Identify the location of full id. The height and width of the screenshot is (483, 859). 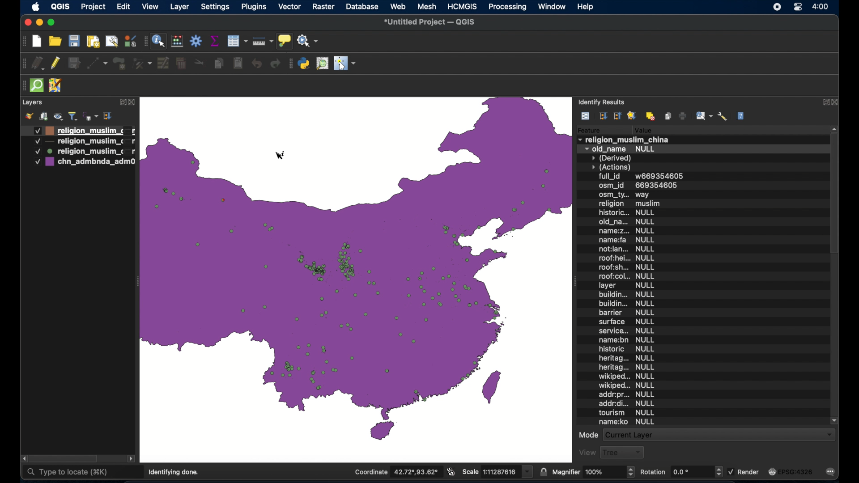
(642, 177).